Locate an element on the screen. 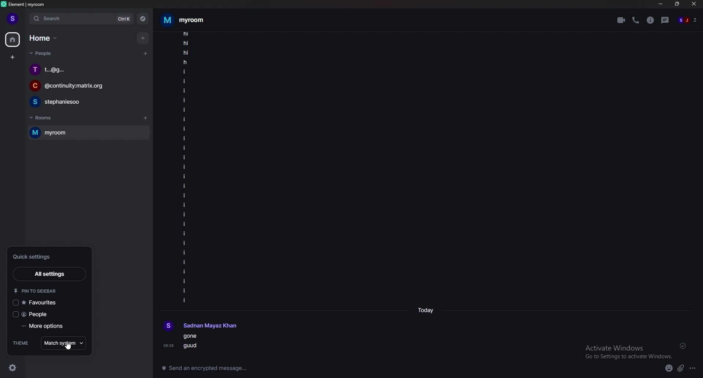  all settings is located at coordinates (49, 274).